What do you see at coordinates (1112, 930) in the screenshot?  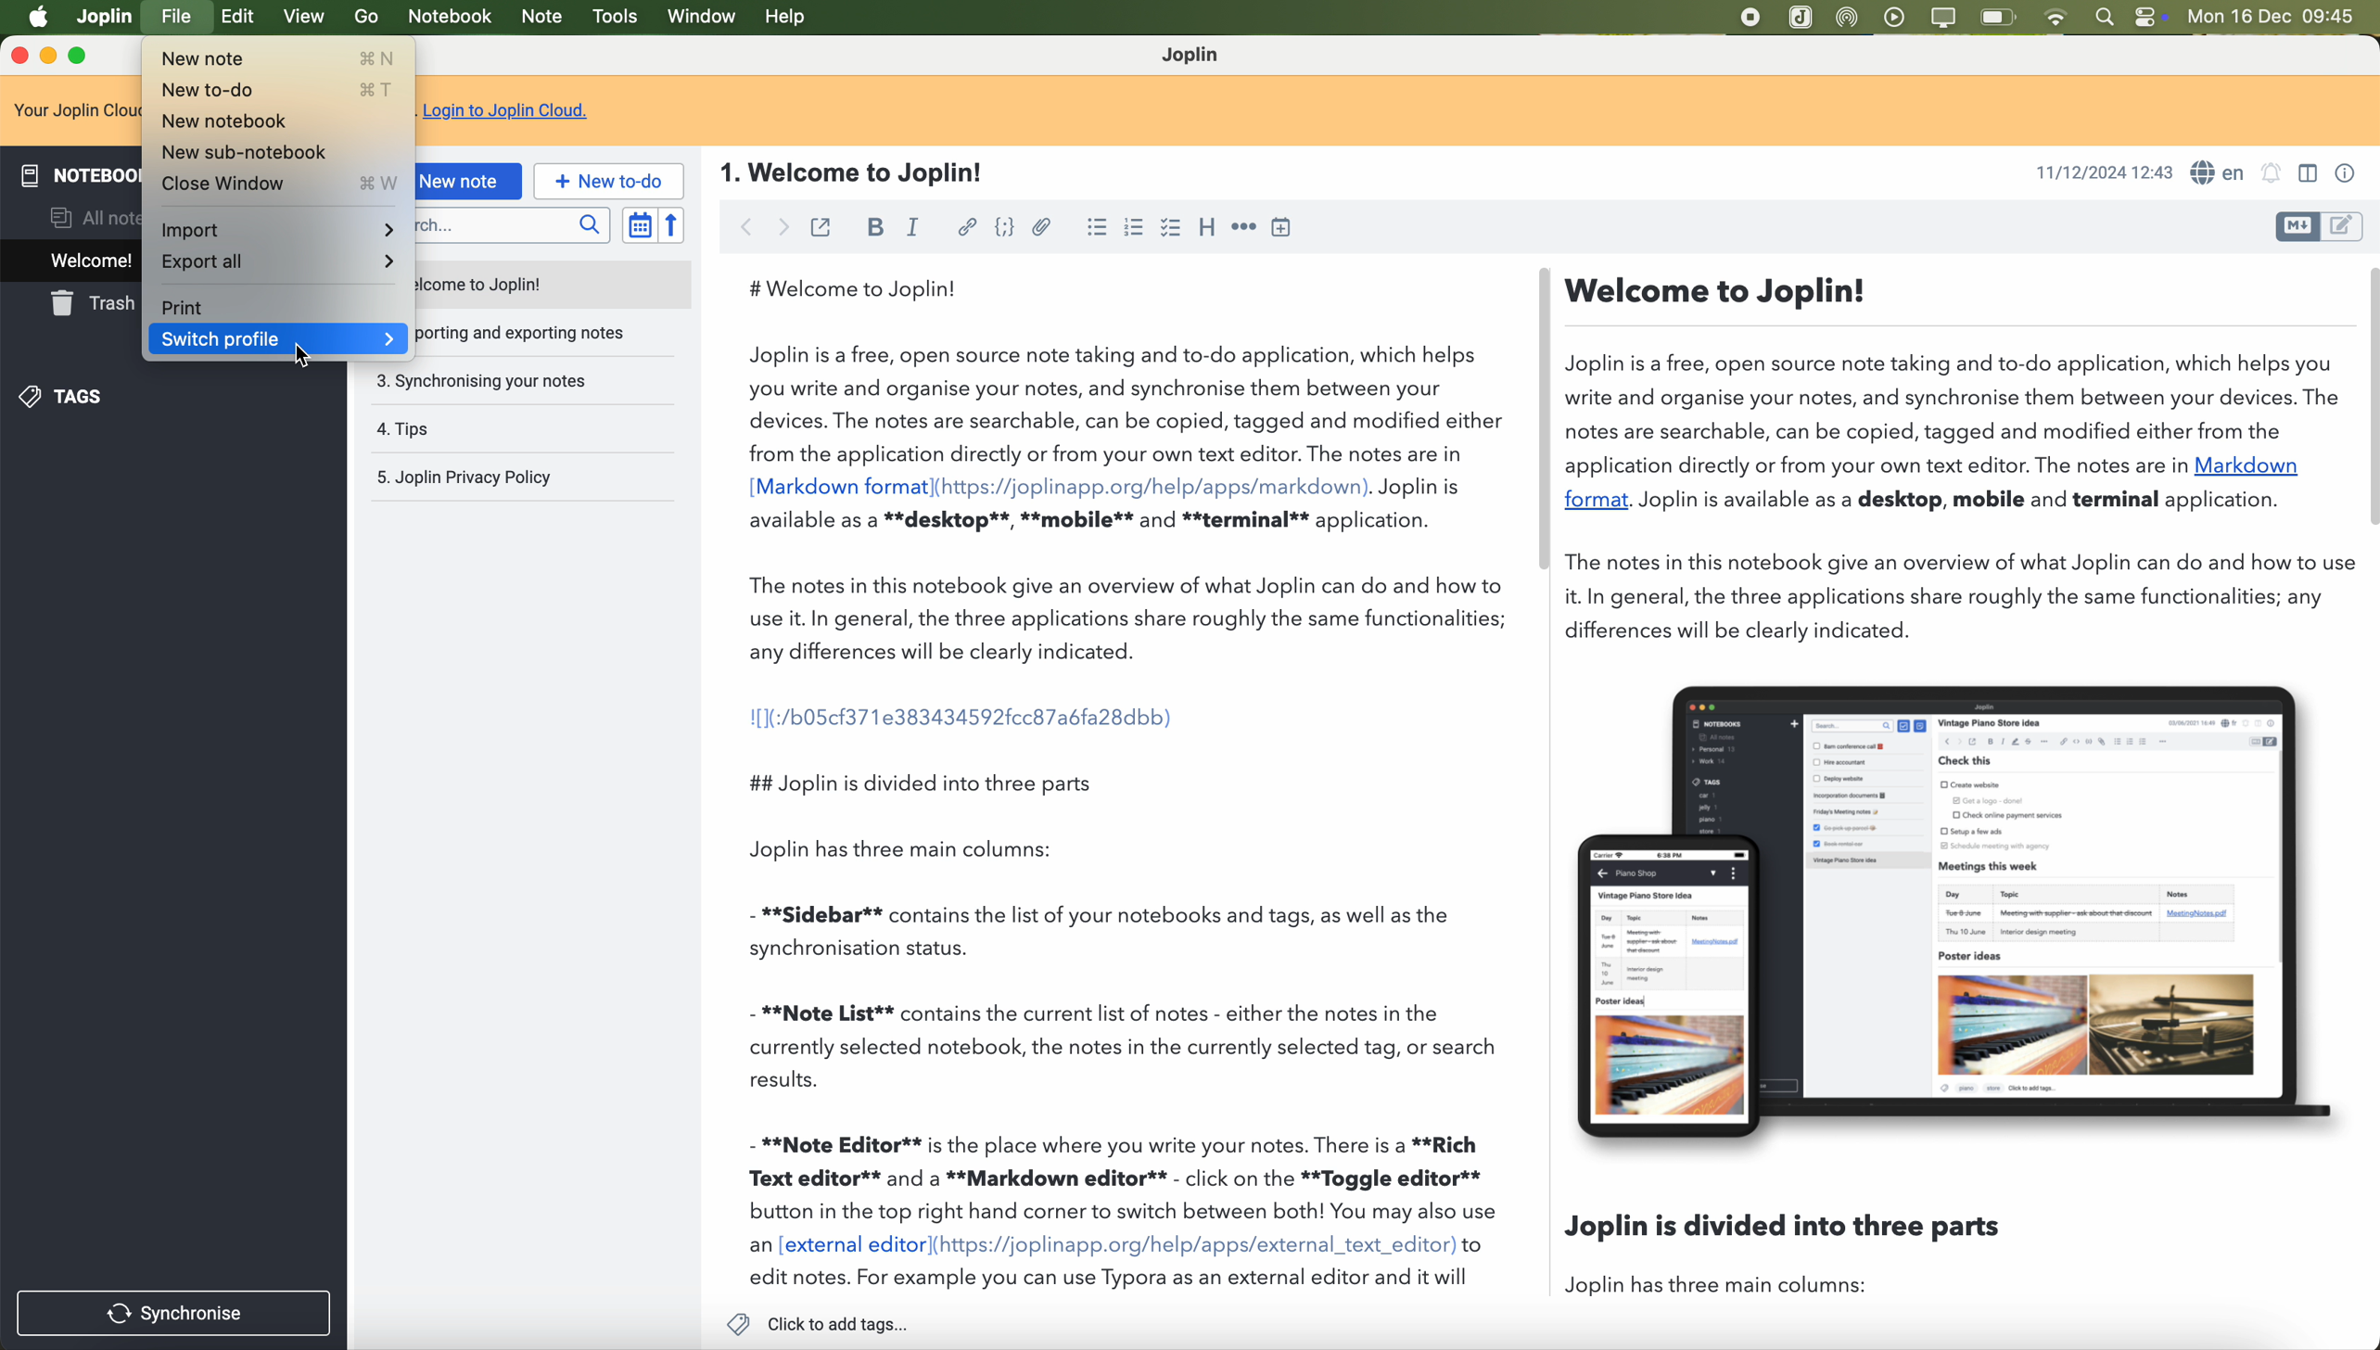 I see `- **Sidebar** contains the list of your notebooks and tags, as well as the
synchronisation status.` at bounding box center [1112, 930].